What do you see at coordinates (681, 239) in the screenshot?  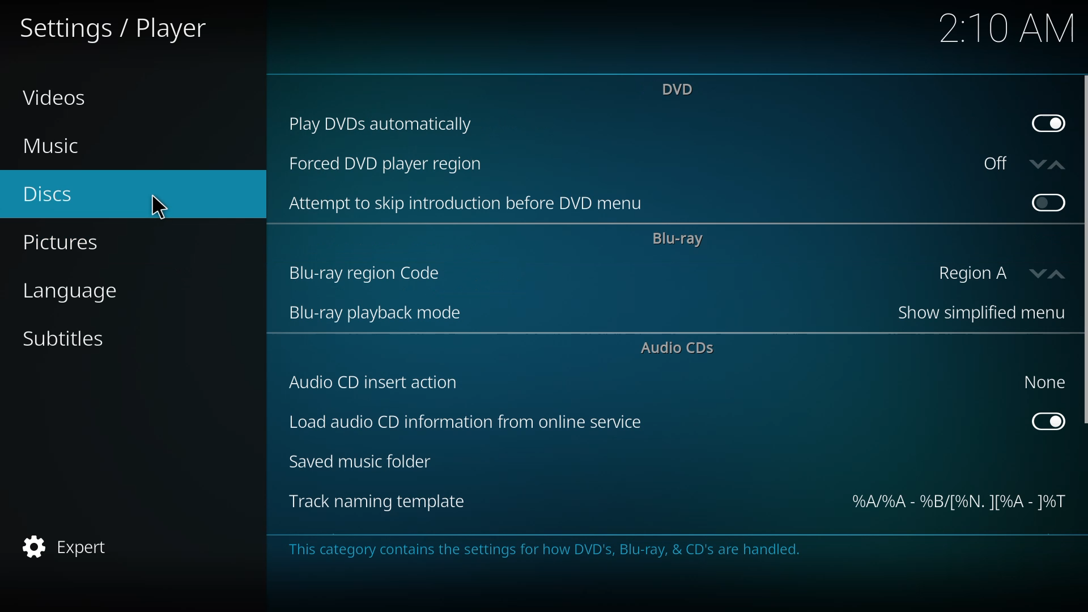 I see `bluray` at bounding box center [681, 239].